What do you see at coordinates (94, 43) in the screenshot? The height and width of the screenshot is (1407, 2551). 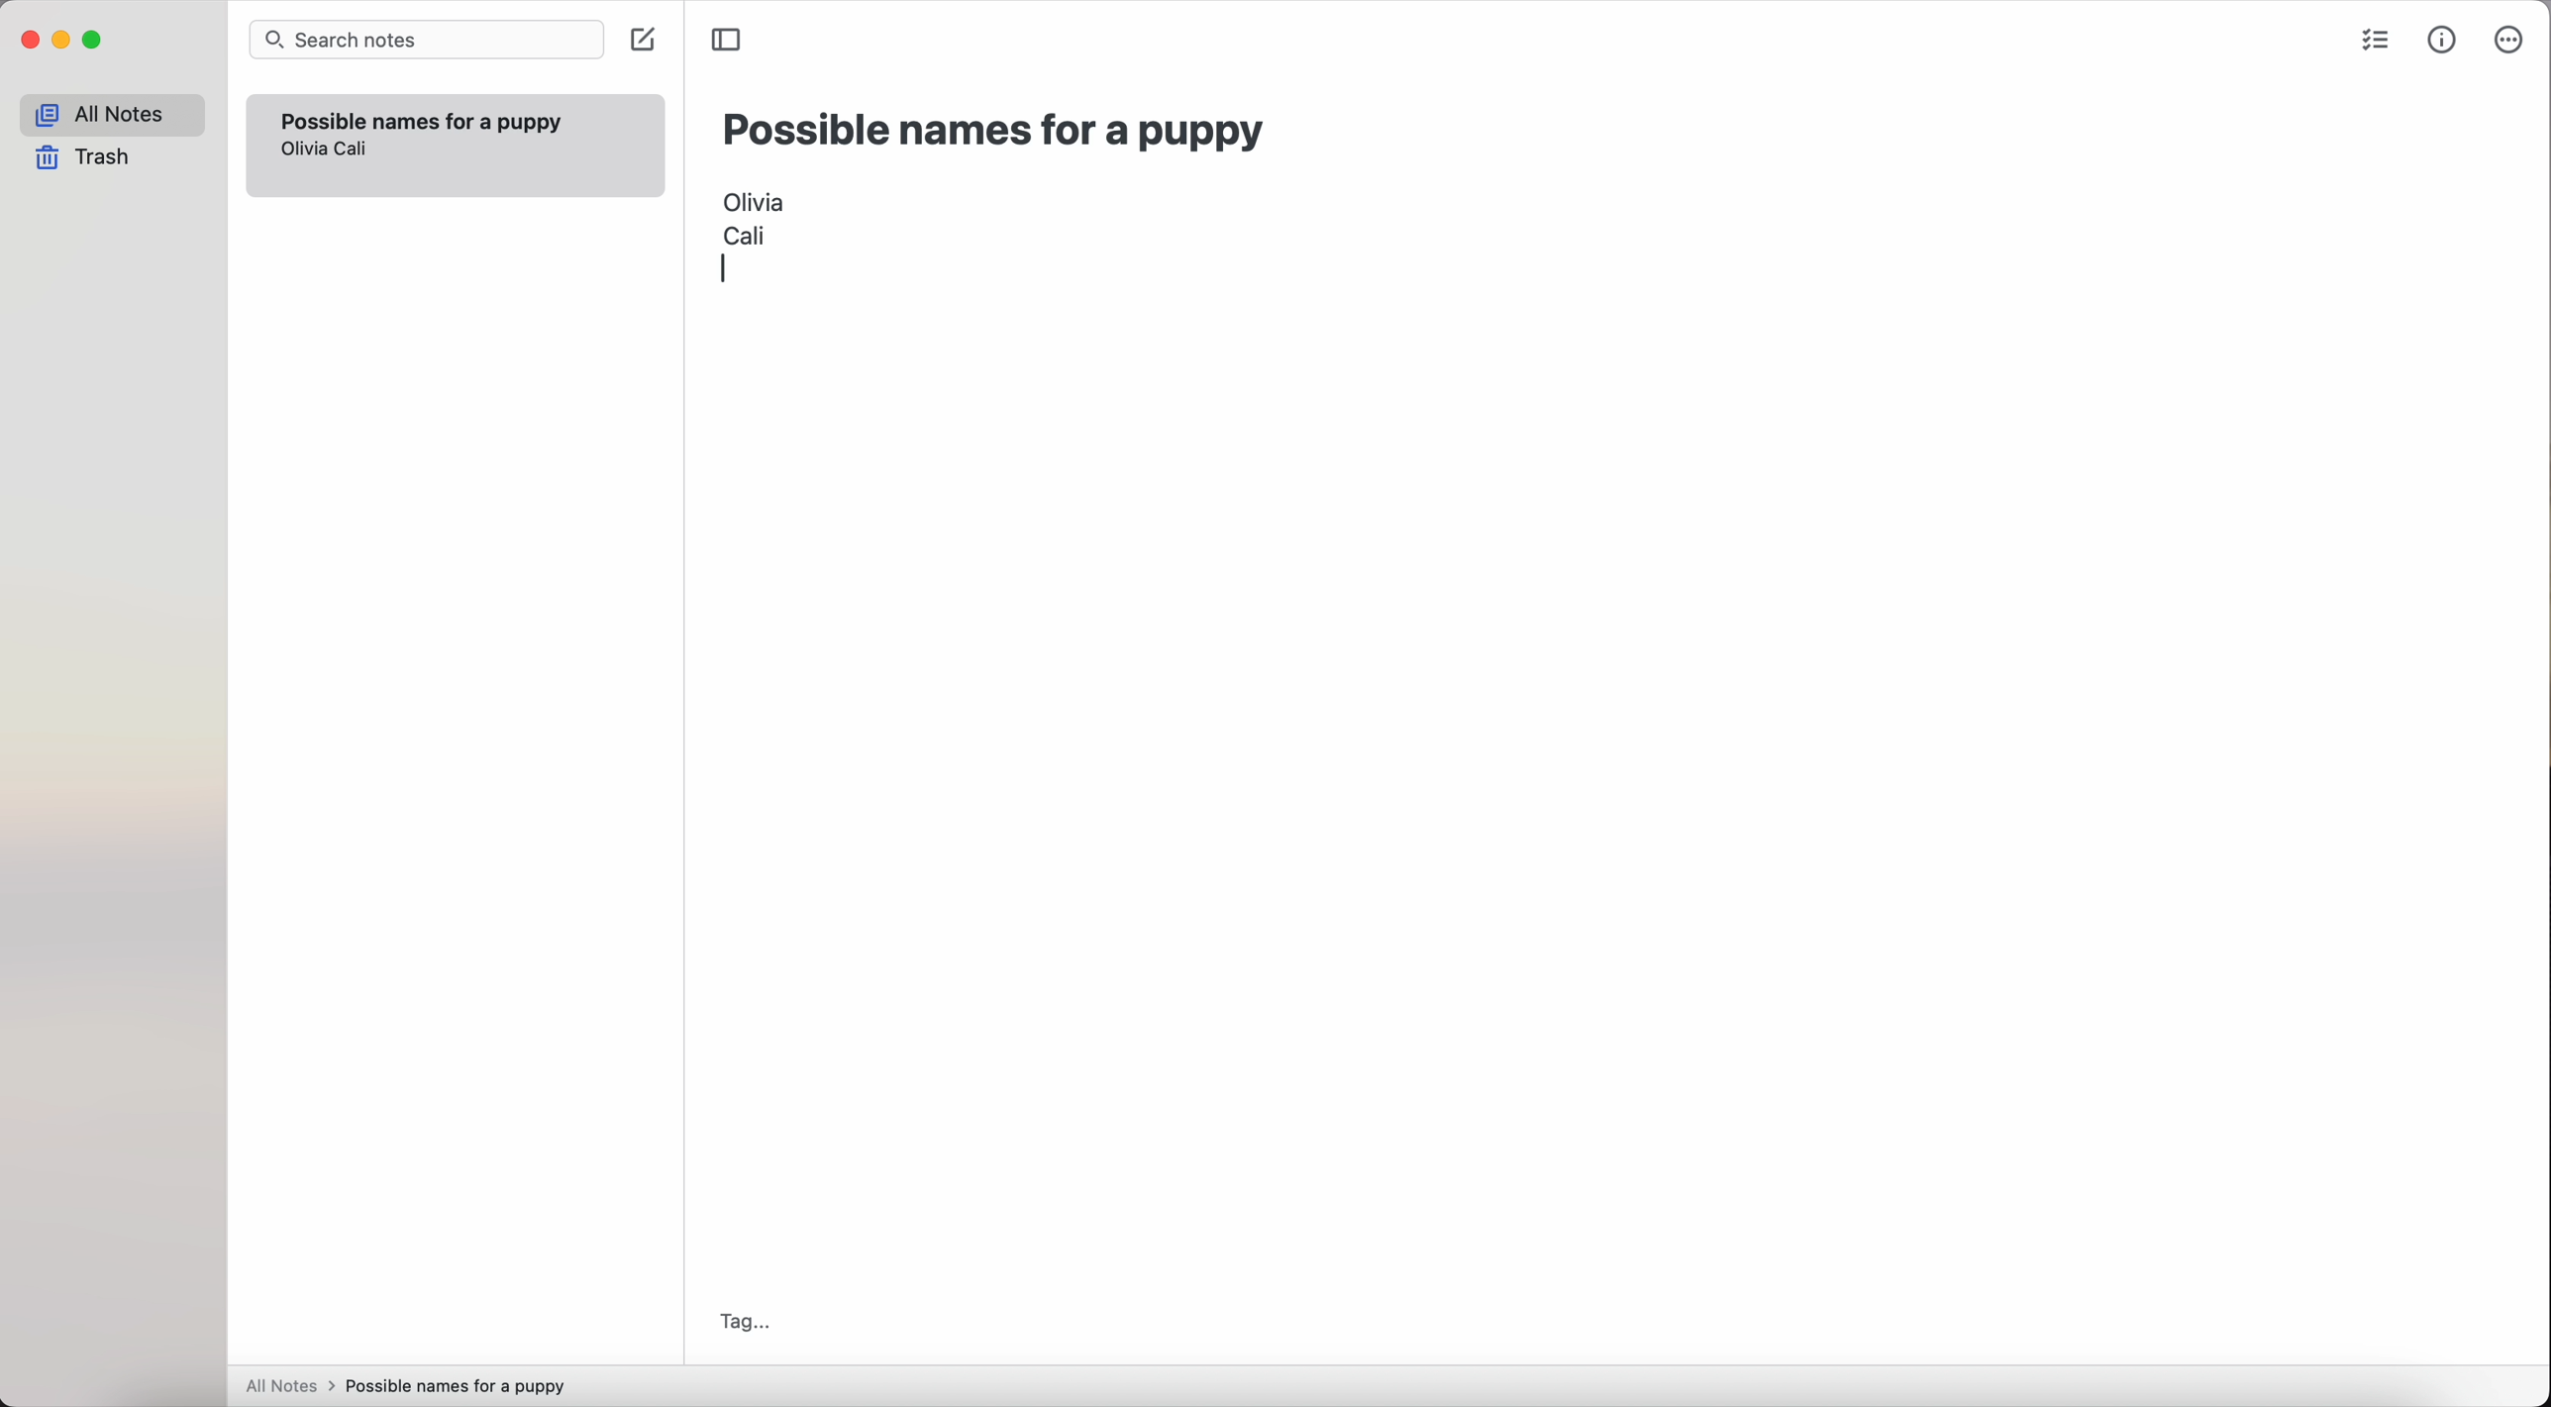 I see `maximize` at bounding box center [94, 43].